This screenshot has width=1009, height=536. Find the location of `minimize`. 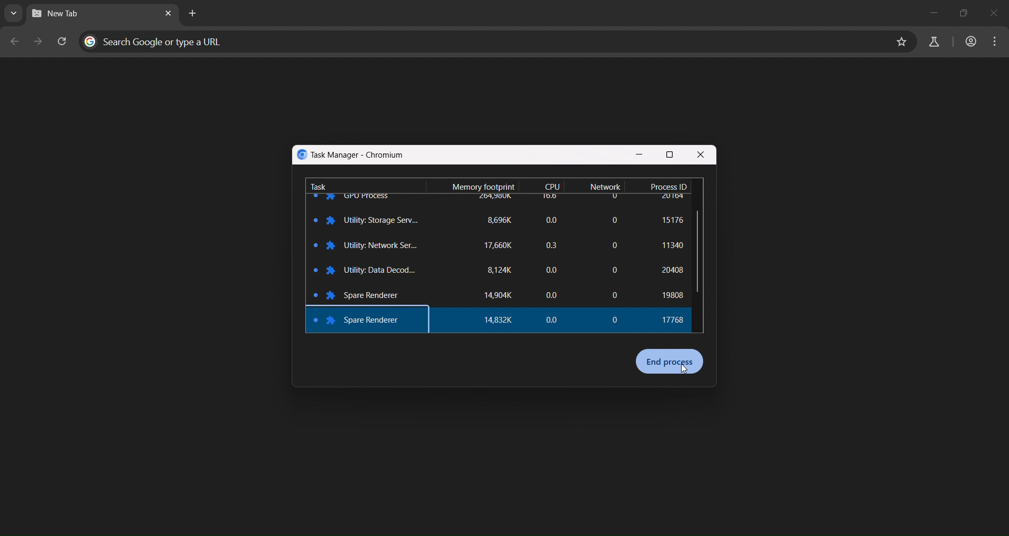

minimize is located at coordinates (639, 155).